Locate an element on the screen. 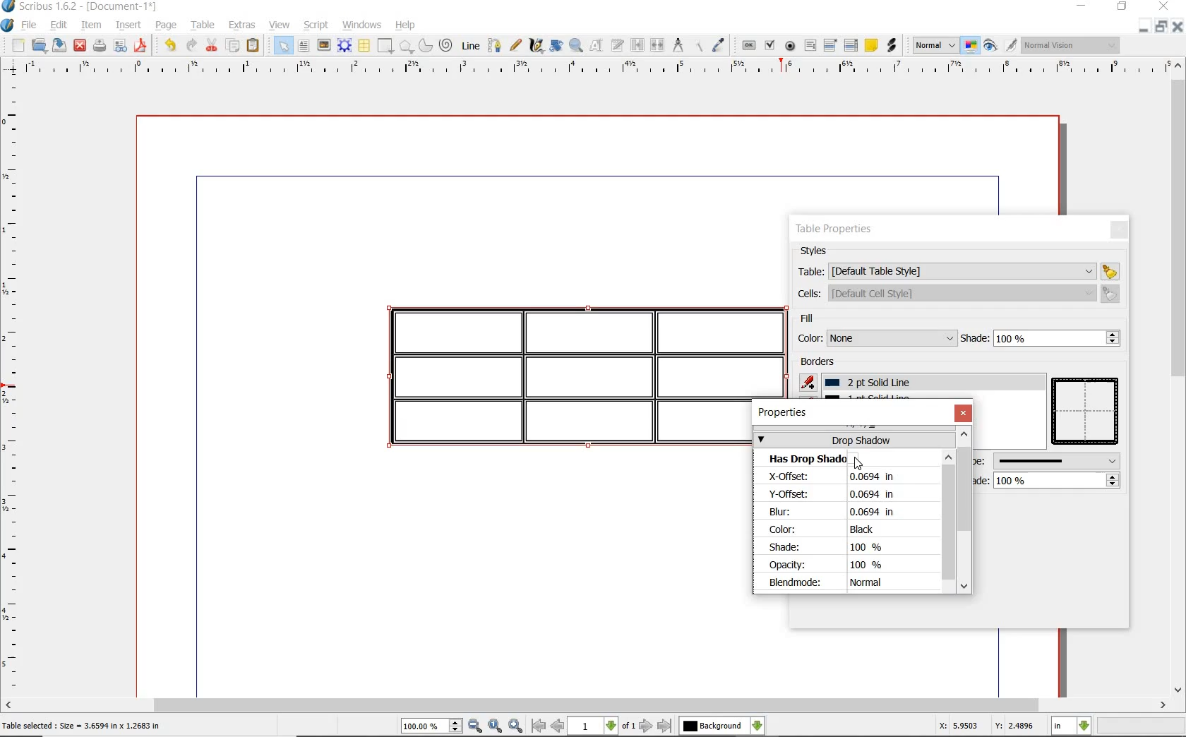 The width and height of the screenshot is (1186, 737). visual appearance of the display is located at coordinates (1075, 47).